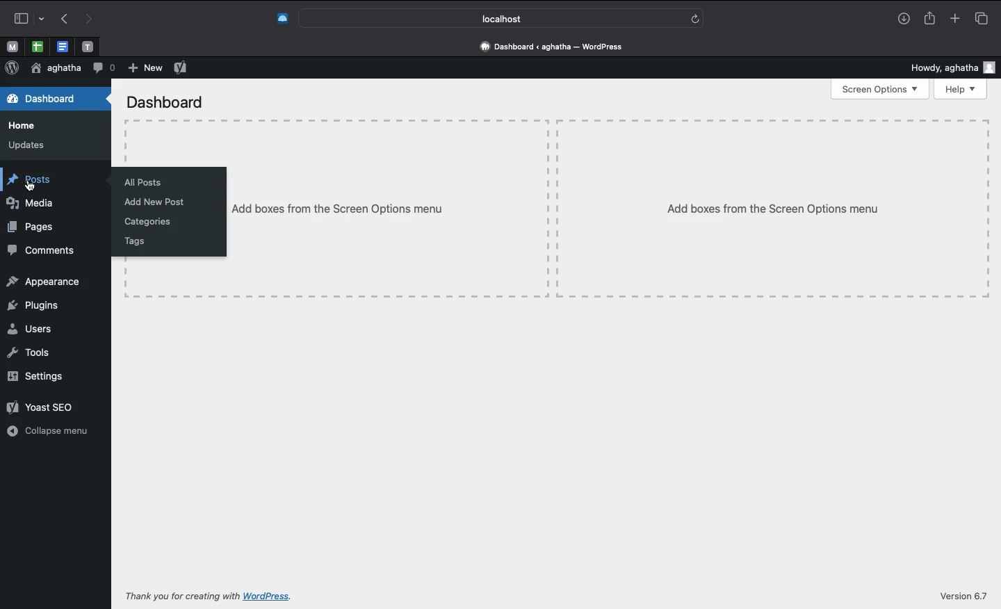 This screenshot has width=1001, height=609. I want to click on Add boxes from the screen options menu, so click(608, 209).